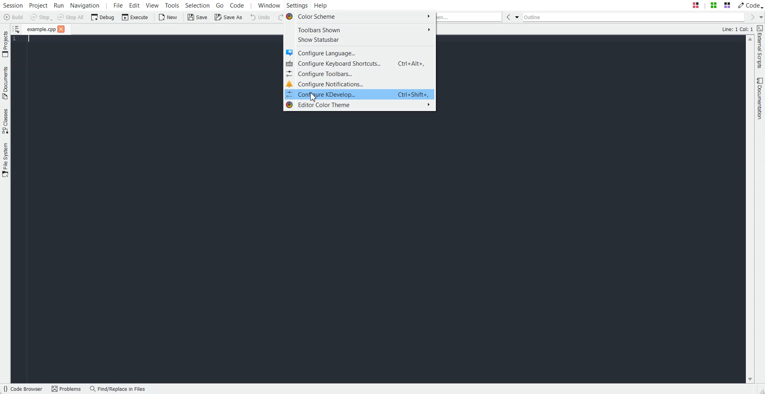 This screenshot has height=394, width=765. Describe the element at coordinates (197, 17) in the screenshot. I see `Save` at that location.